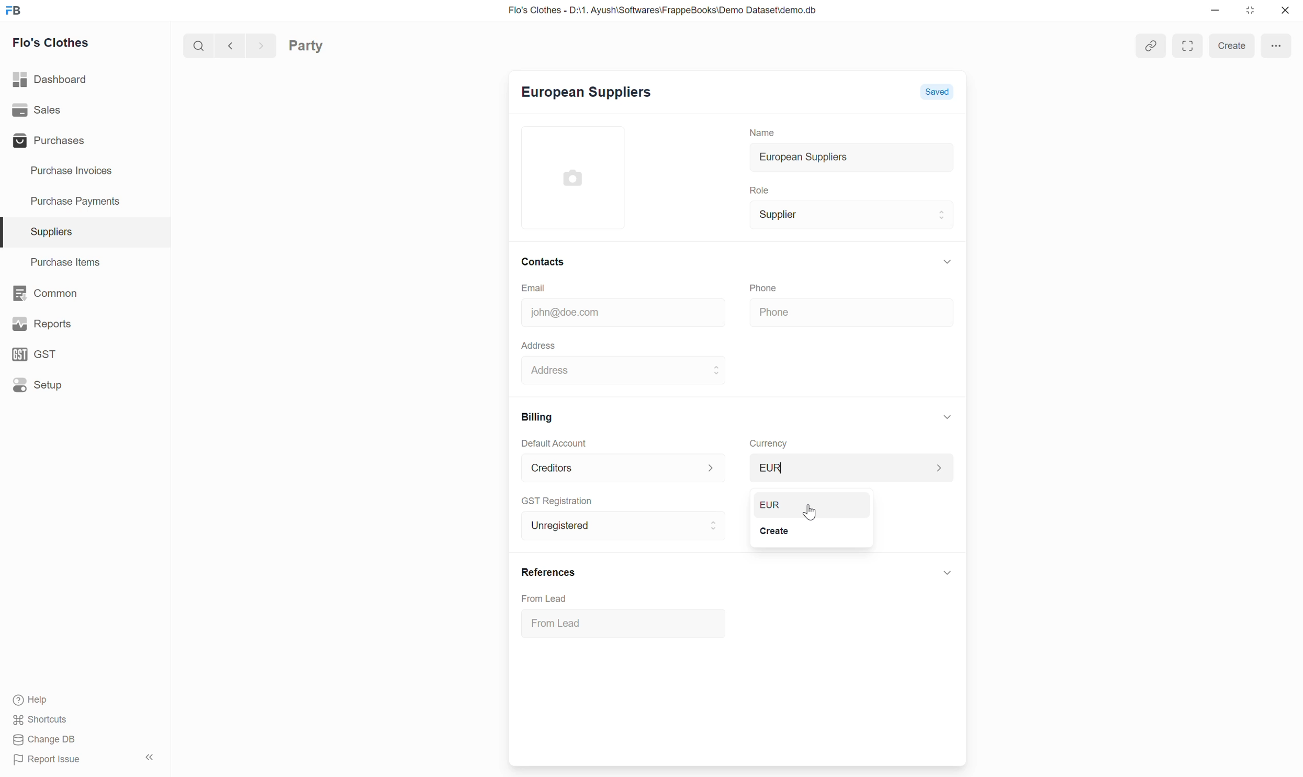 The width and height of the screenshot is (1303, 777). Describe the element at coordinates (543, 260) in the screenshot. I see `contacts` at that location.